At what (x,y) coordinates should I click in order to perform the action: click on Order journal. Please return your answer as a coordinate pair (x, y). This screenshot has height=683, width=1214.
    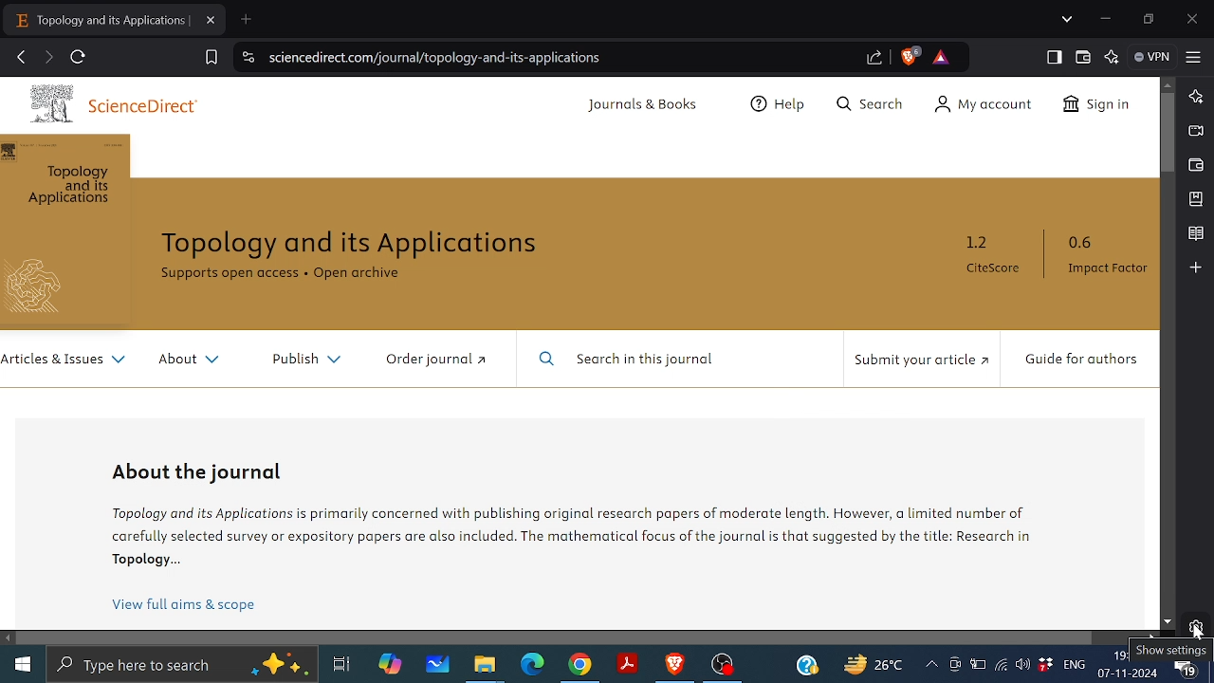
    Looking at the image, I should click on (436, 360).